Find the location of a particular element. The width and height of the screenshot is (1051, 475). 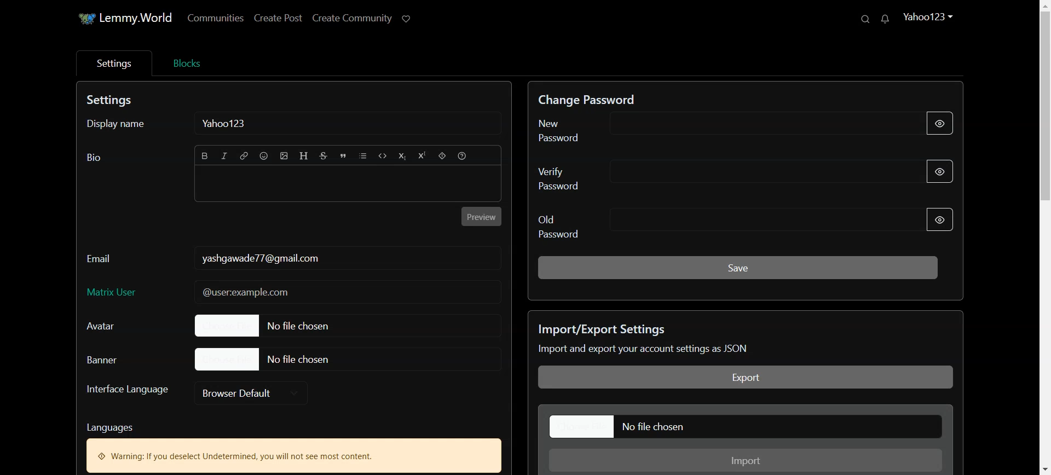

Strikethrough is located at coordinates (324, 157).